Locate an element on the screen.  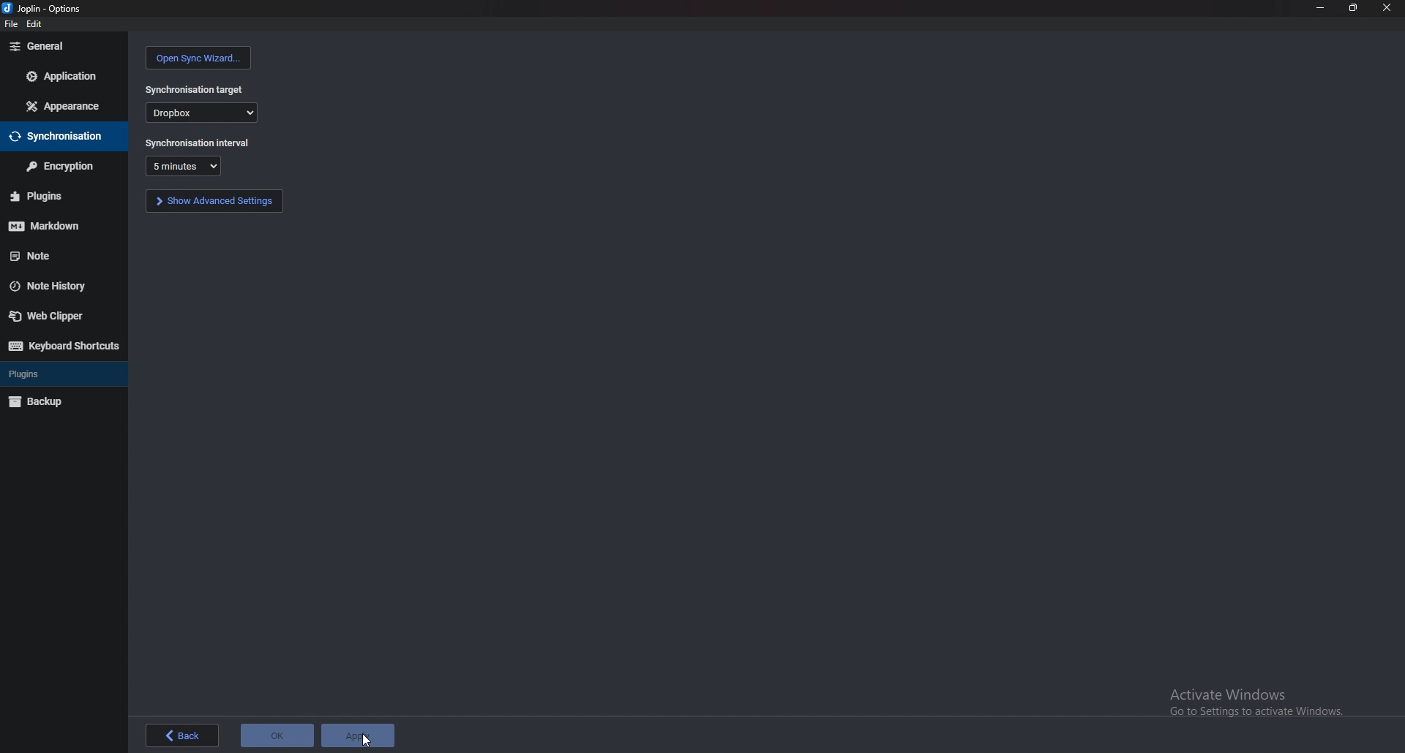
open sync wizard is located at coordinates (198, 58).